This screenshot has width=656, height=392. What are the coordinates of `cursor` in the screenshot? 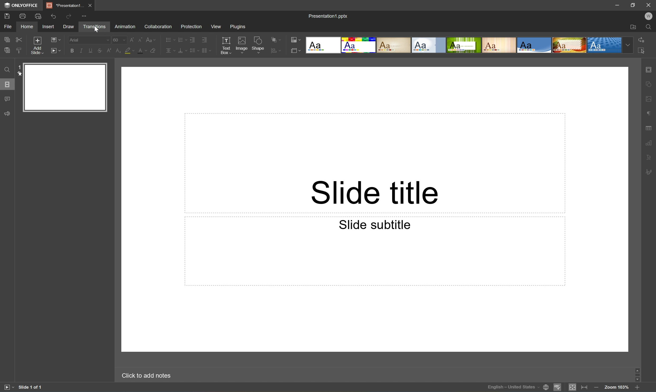 It's located at (97, 30).